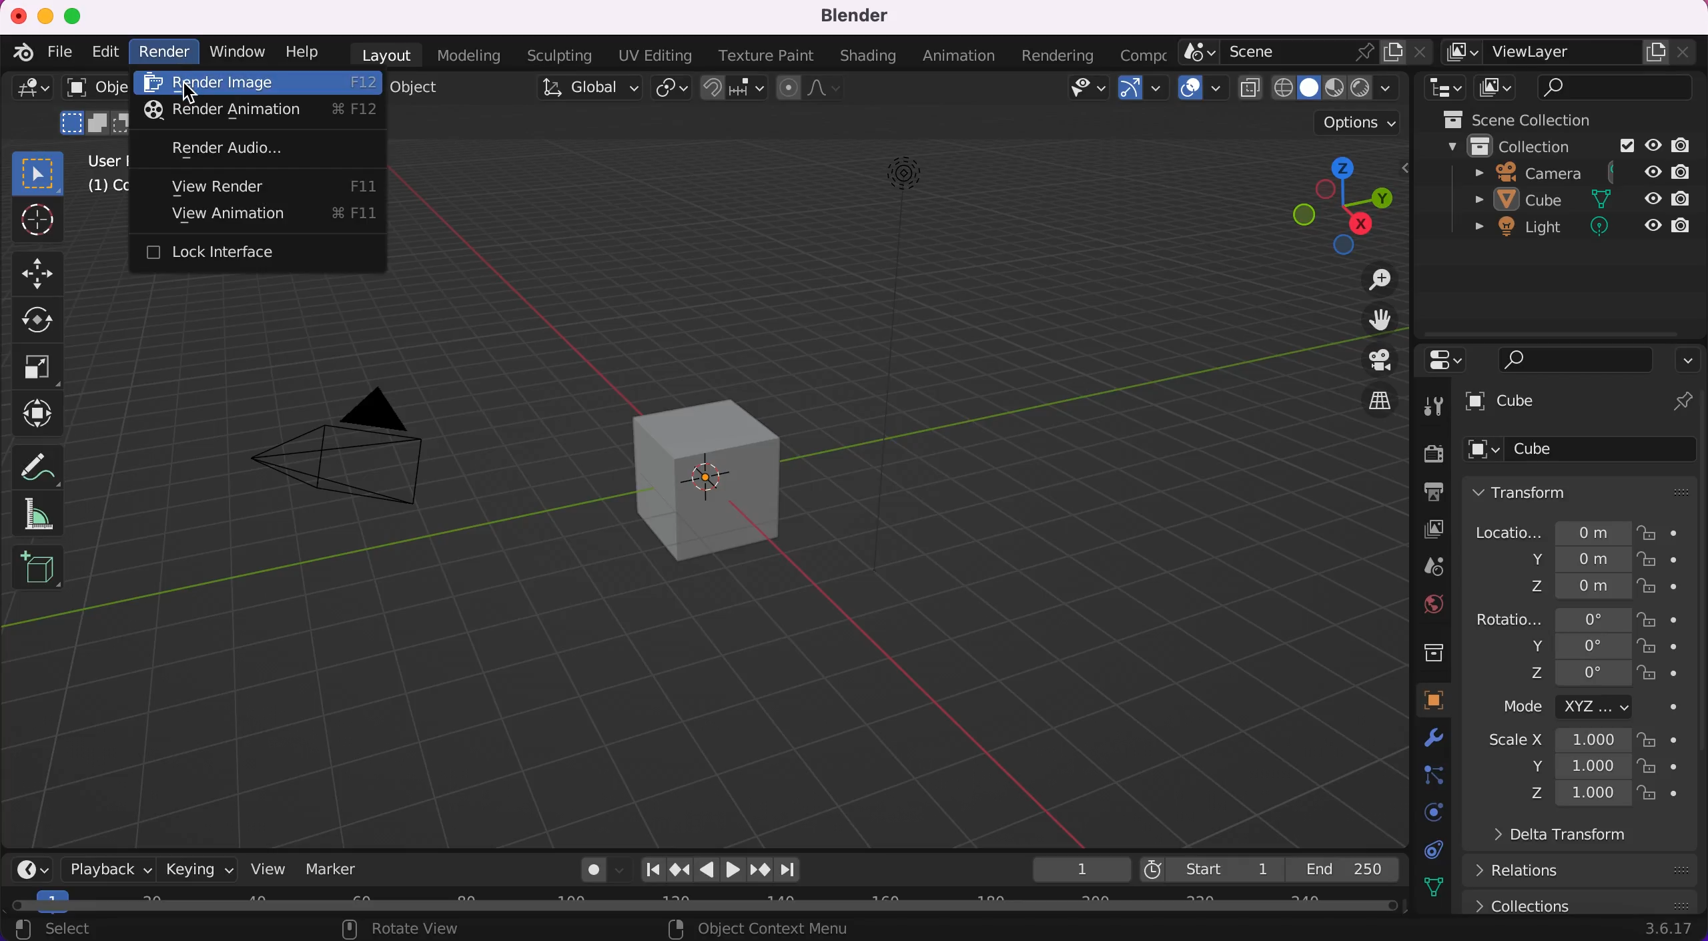 This screenshot has height=941, width=1708. What do you see at coordinates (297, 55) in the screenshot?
I see `help` at bounding box center [297, 55].